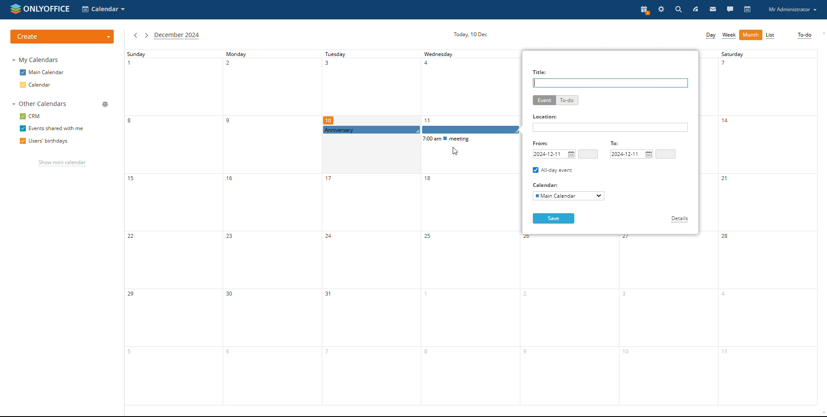 Image resolution: width=827 pixels, height=417 pixels. Describe the element at coordinates (665, 154) in the screenshot. I see `end time` at that location.